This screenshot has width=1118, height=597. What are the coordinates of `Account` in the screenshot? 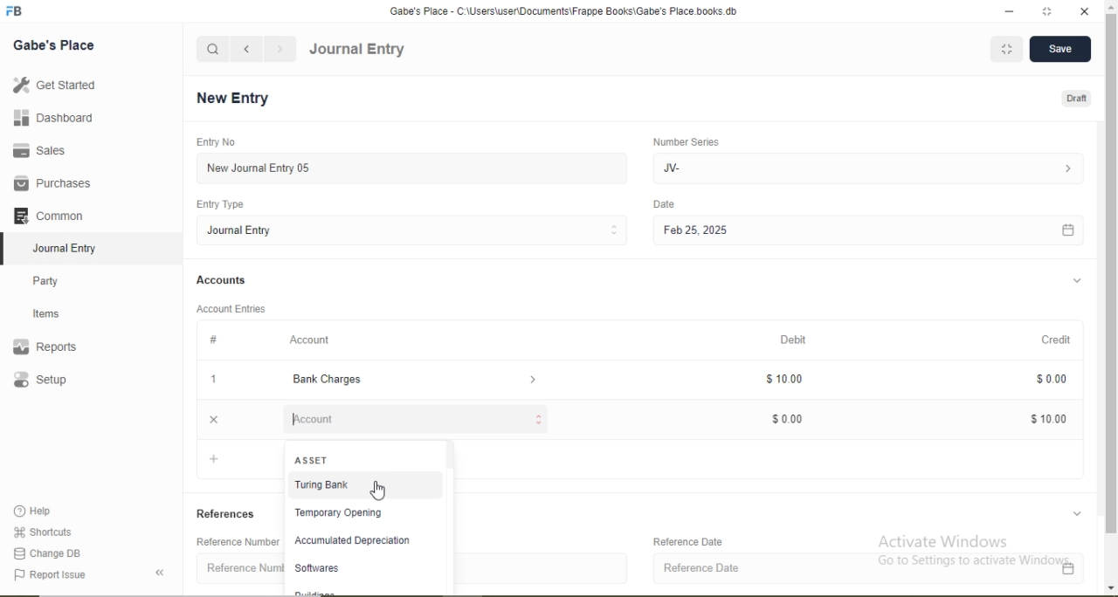 It's located at (312, 340).